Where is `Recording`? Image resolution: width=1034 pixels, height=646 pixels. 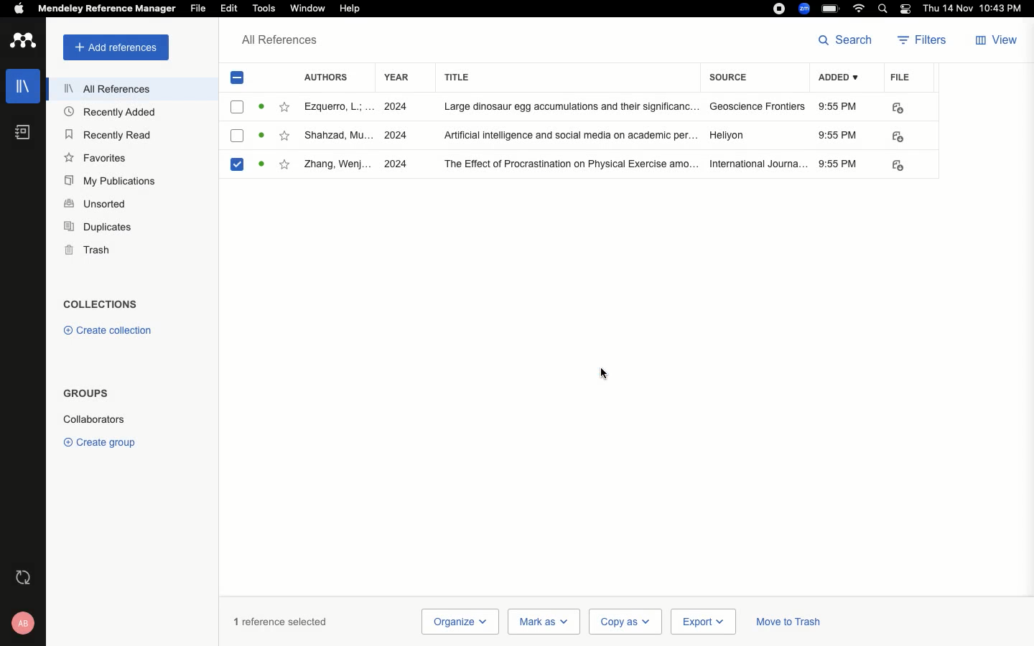 Recording is located at coordinates (780, 7).